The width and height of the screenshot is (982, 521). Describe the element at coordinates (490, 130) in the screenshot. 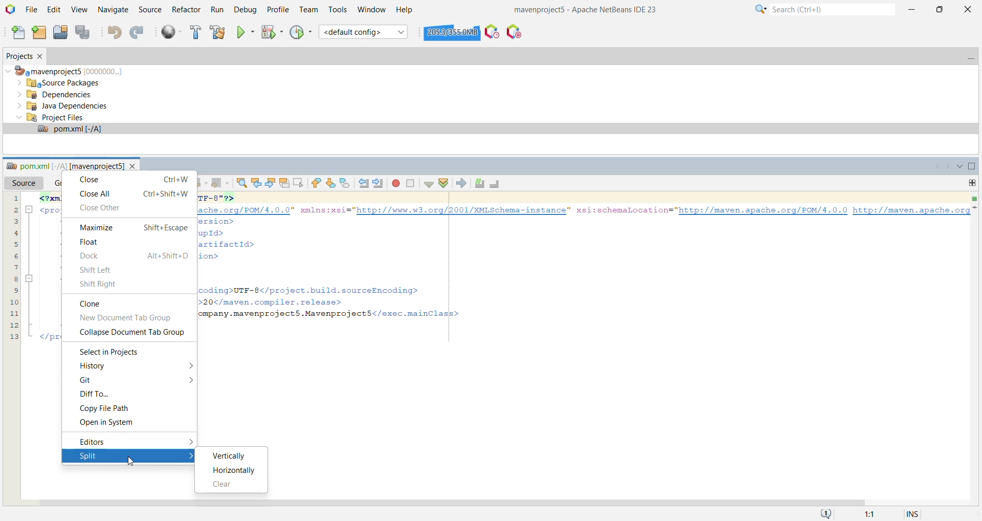

I see `pom.xml file opened` at that location.